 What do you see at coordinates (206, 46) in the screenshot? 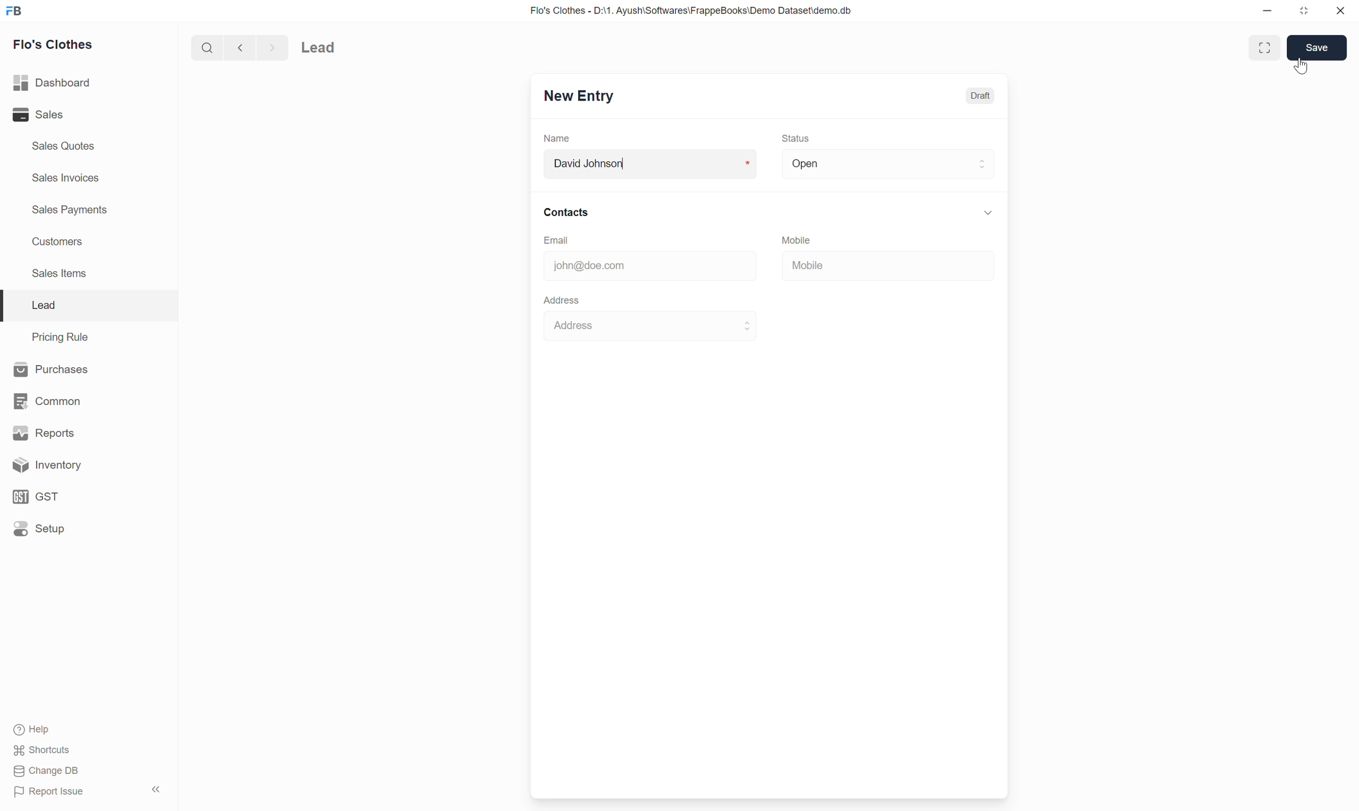
I see `search` at bounding box center [206, 46].